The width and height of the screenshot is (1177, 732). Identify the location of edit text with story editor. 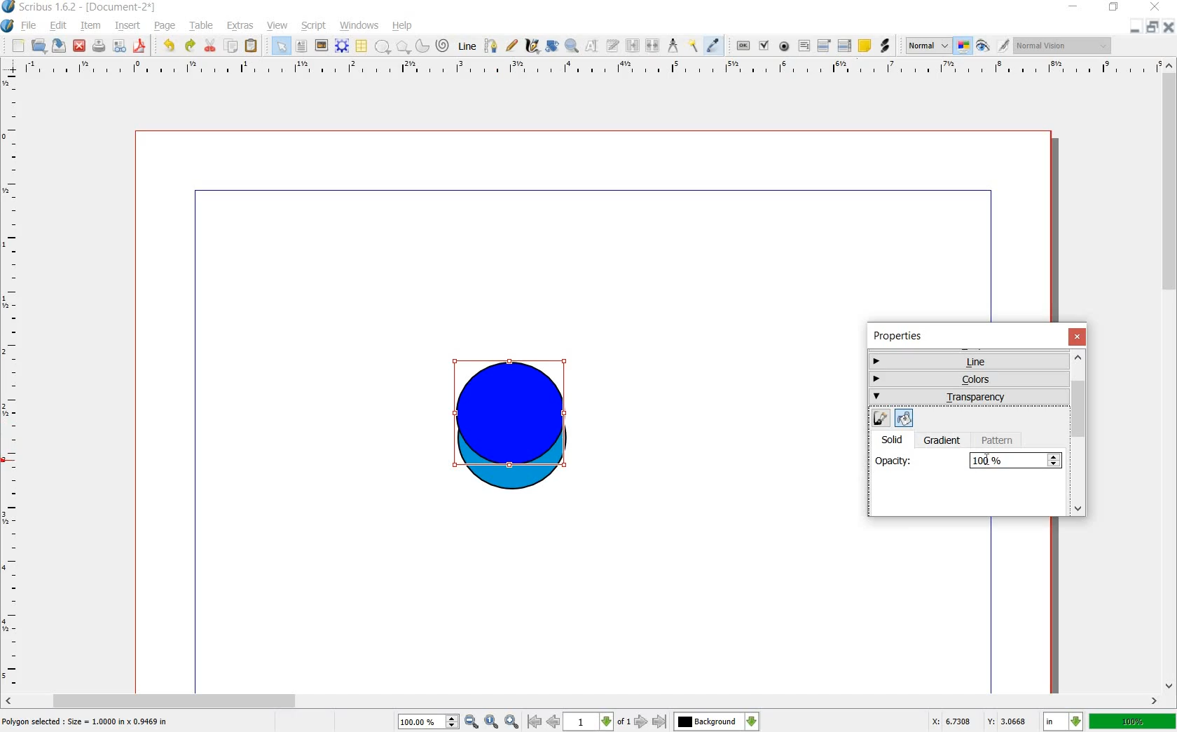
(613, 47).